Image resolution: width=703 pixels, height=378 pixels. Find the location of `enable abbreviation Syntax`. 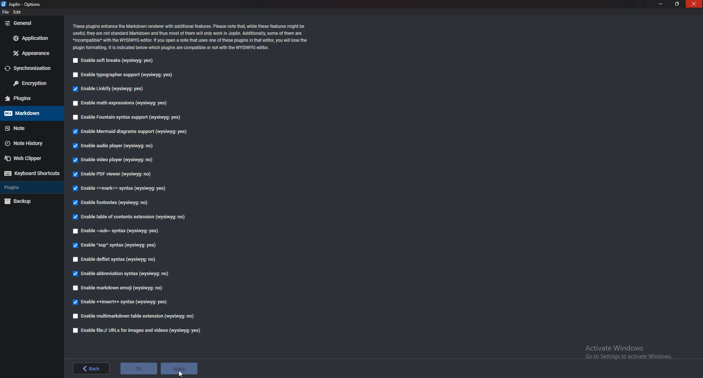

enable abbreviation Syntax is located at coordinates (123, 274).